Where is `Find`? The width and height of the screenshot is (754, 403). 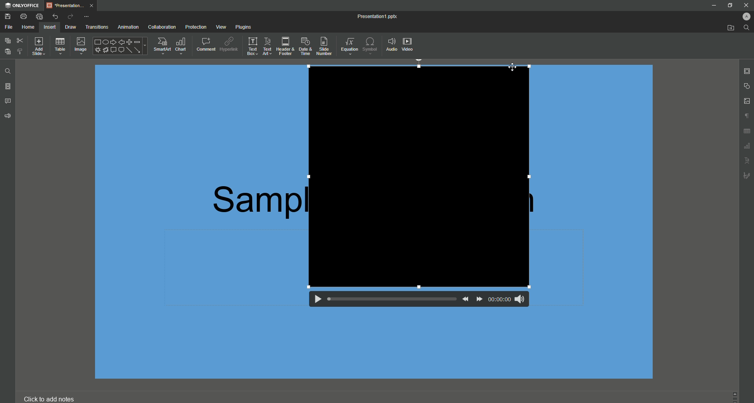 Find is located at coordinates (745, 27).